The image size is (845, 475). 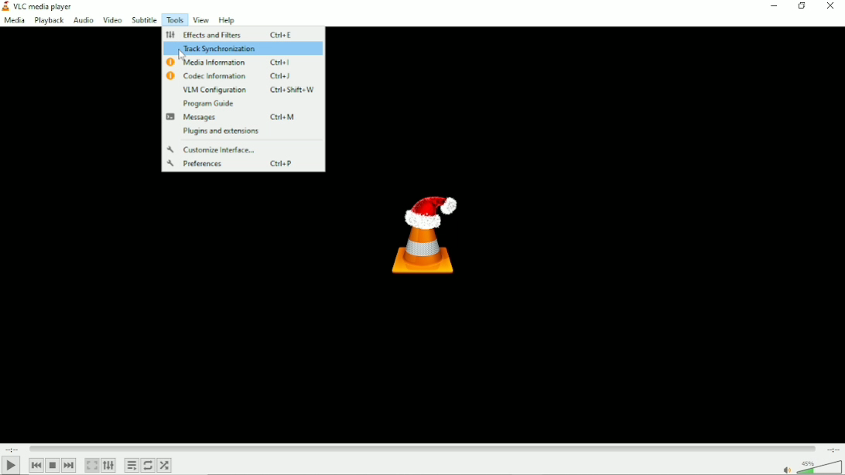 What do you see at coordinates (773, 7) in the screenshot?
I see `Minimize` at bounding box center [773, 7].